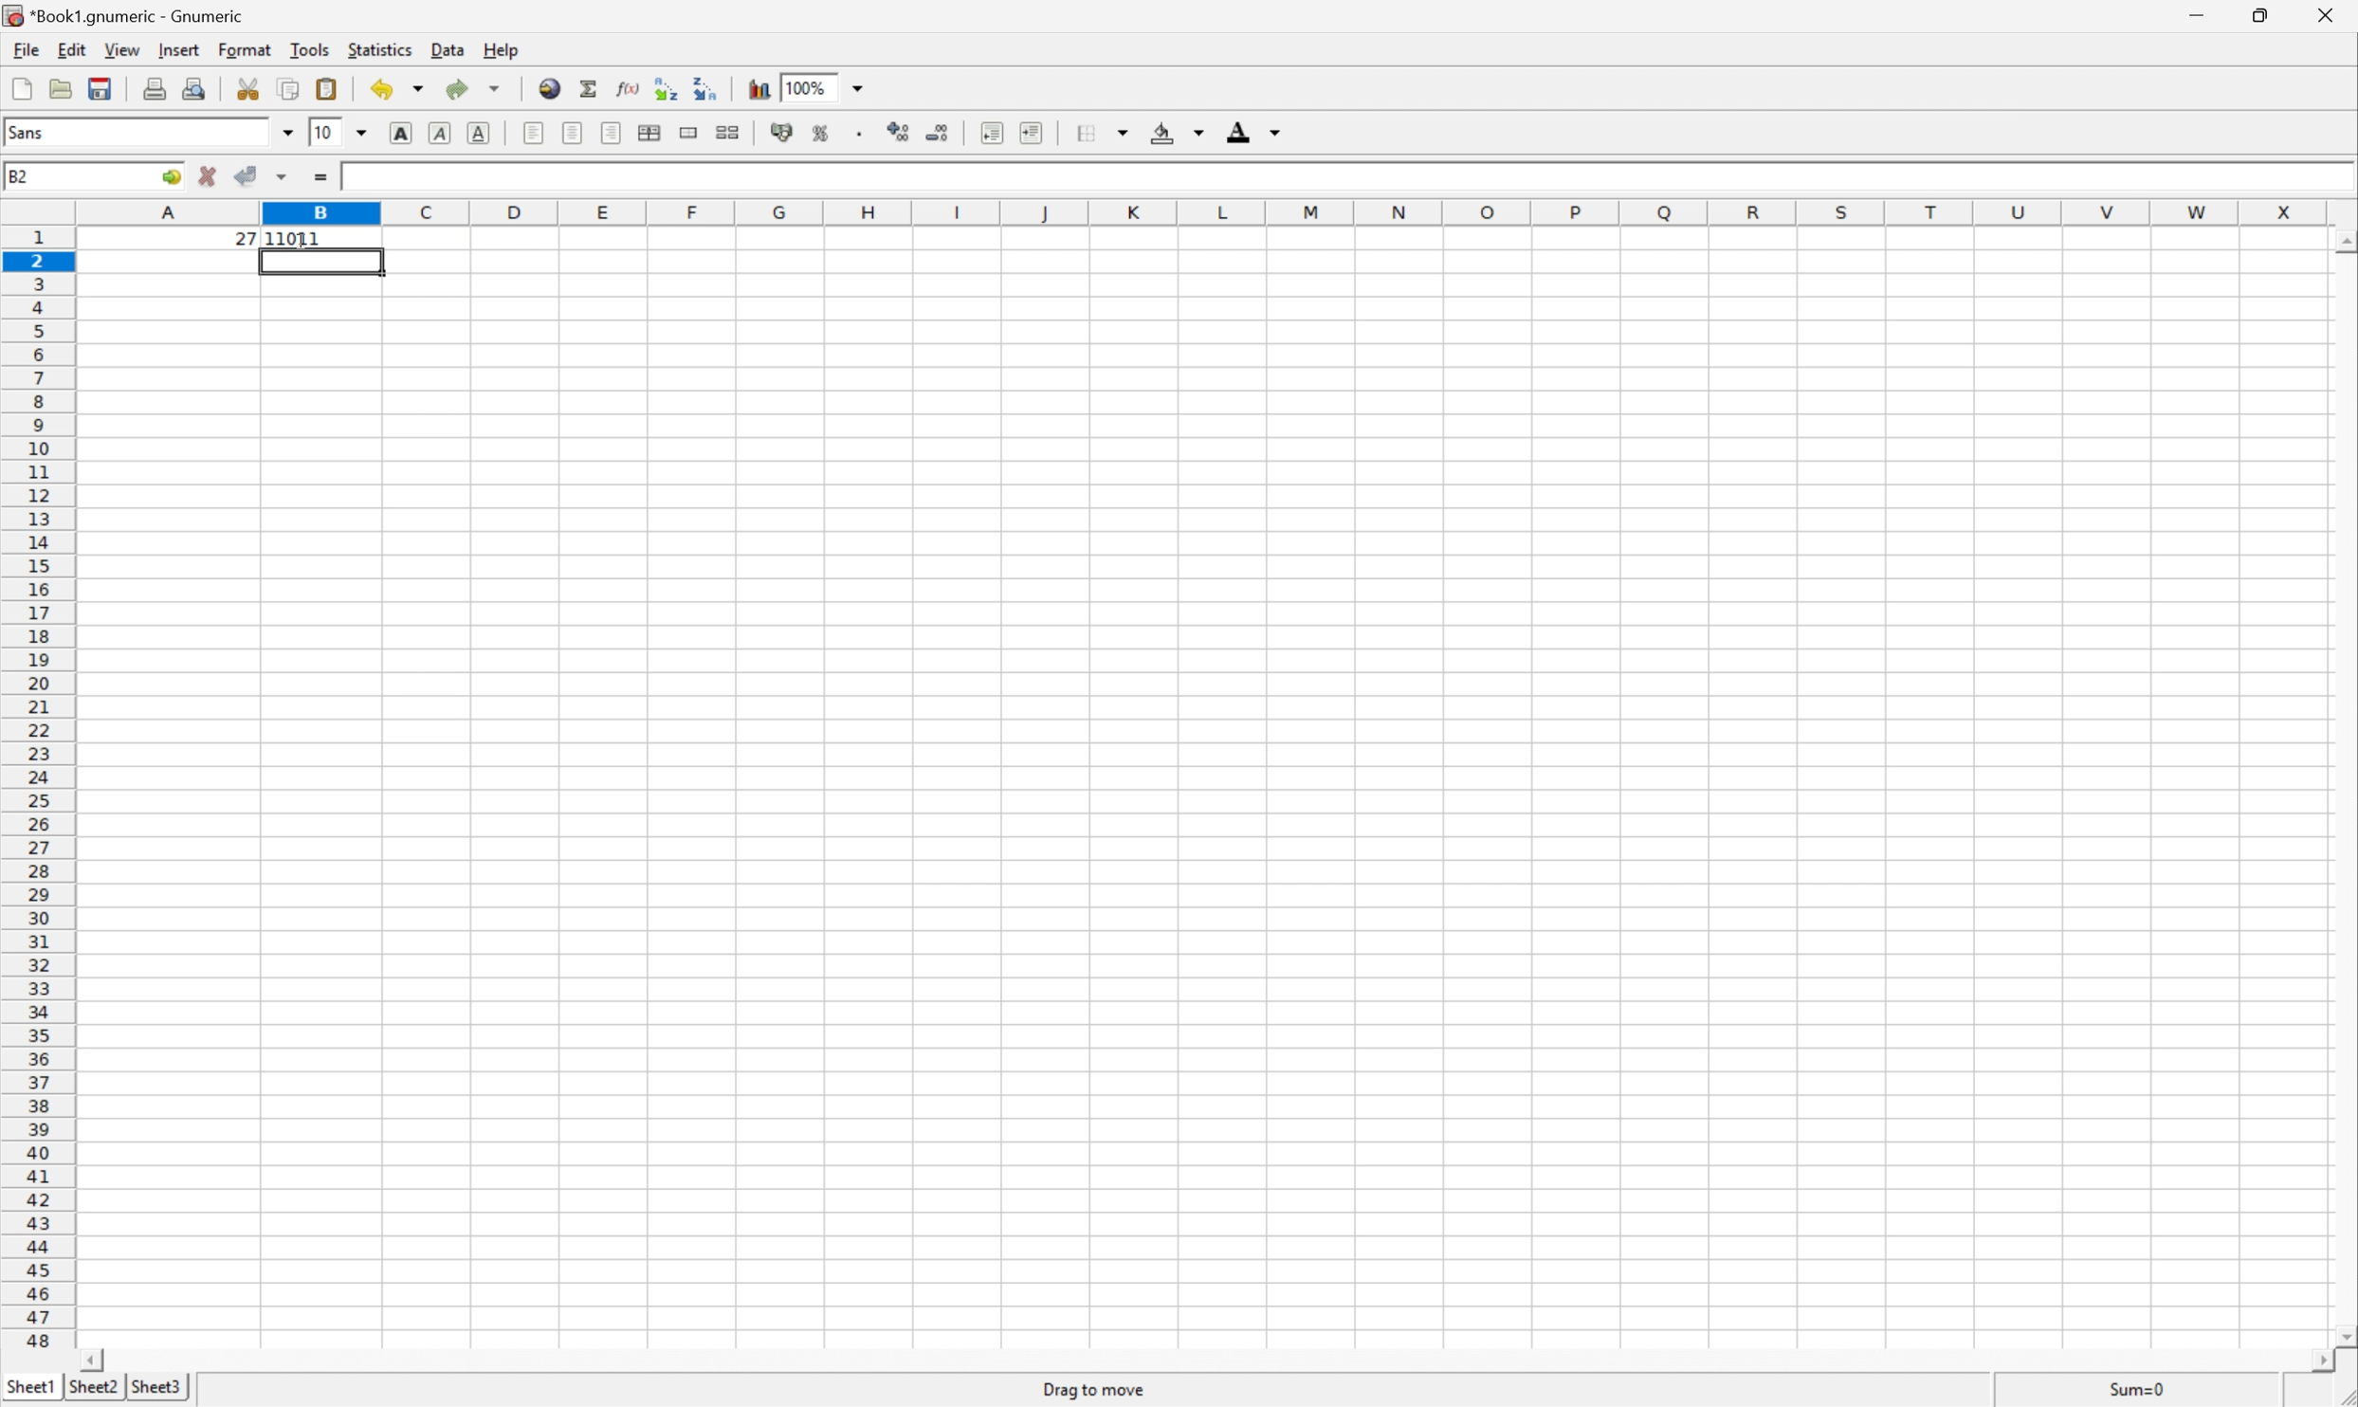 Image resolution: width=2358 pixels, height=1407 pixels. Describe the element at coordinates (252, 87) in the screenshot. I see `Cut selection` at that location.